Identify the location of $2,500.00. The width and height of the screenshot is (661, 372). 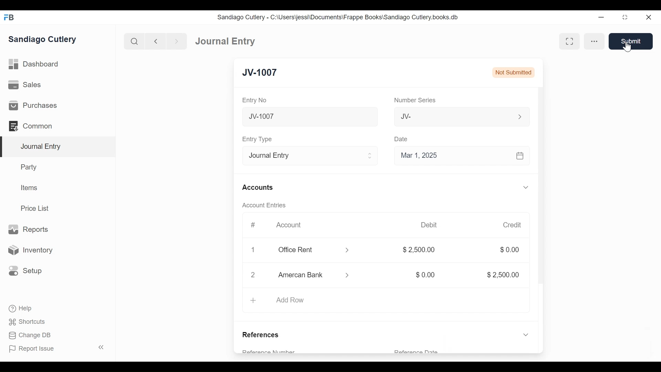
(499, 274).